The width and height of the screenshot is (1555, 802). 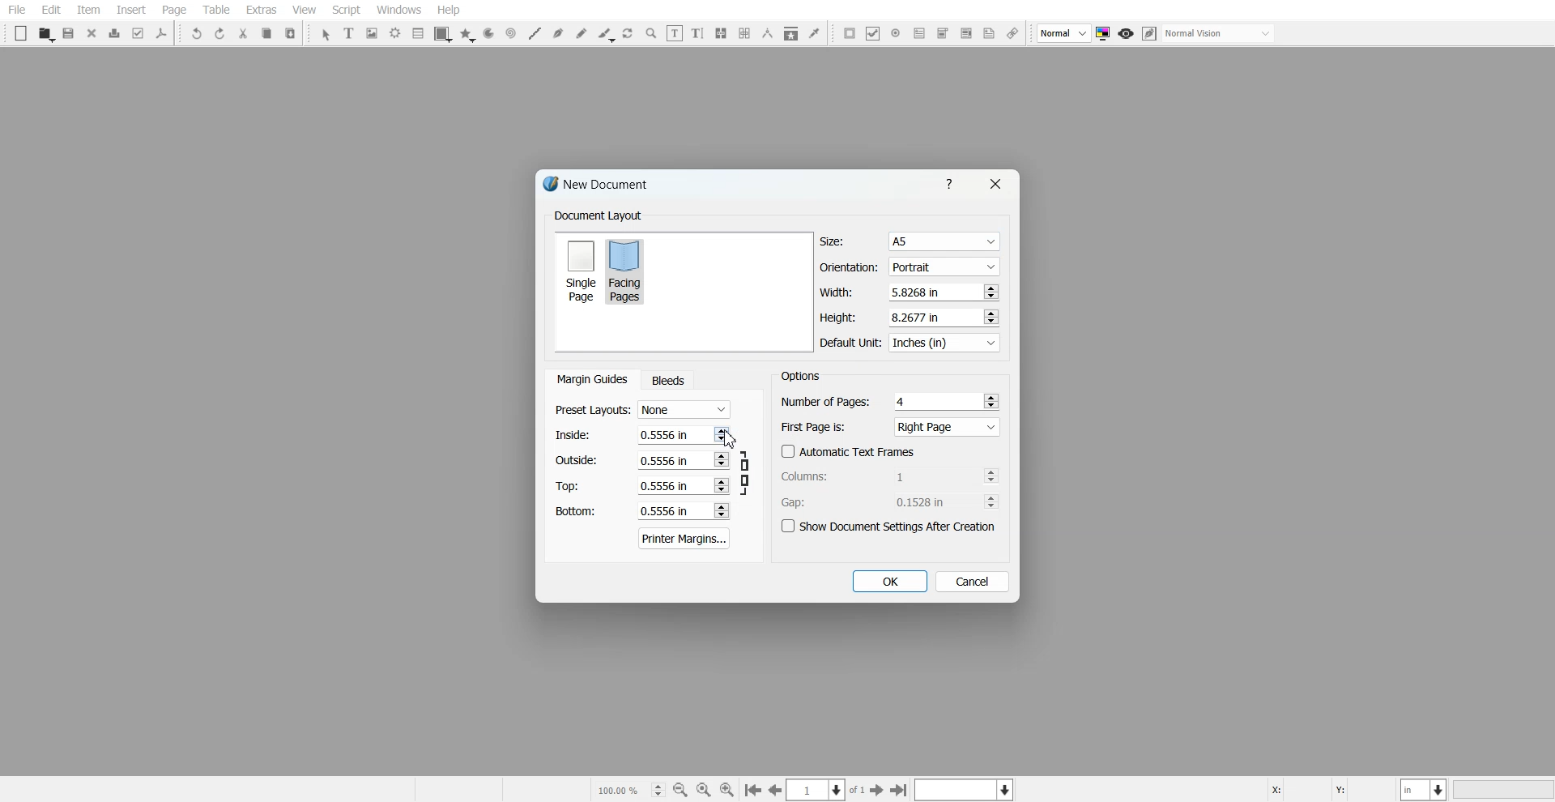 What do you see at coordinates (943, 266) in the screenshot?
I see `Portrait` at bounding box center [943, 266].